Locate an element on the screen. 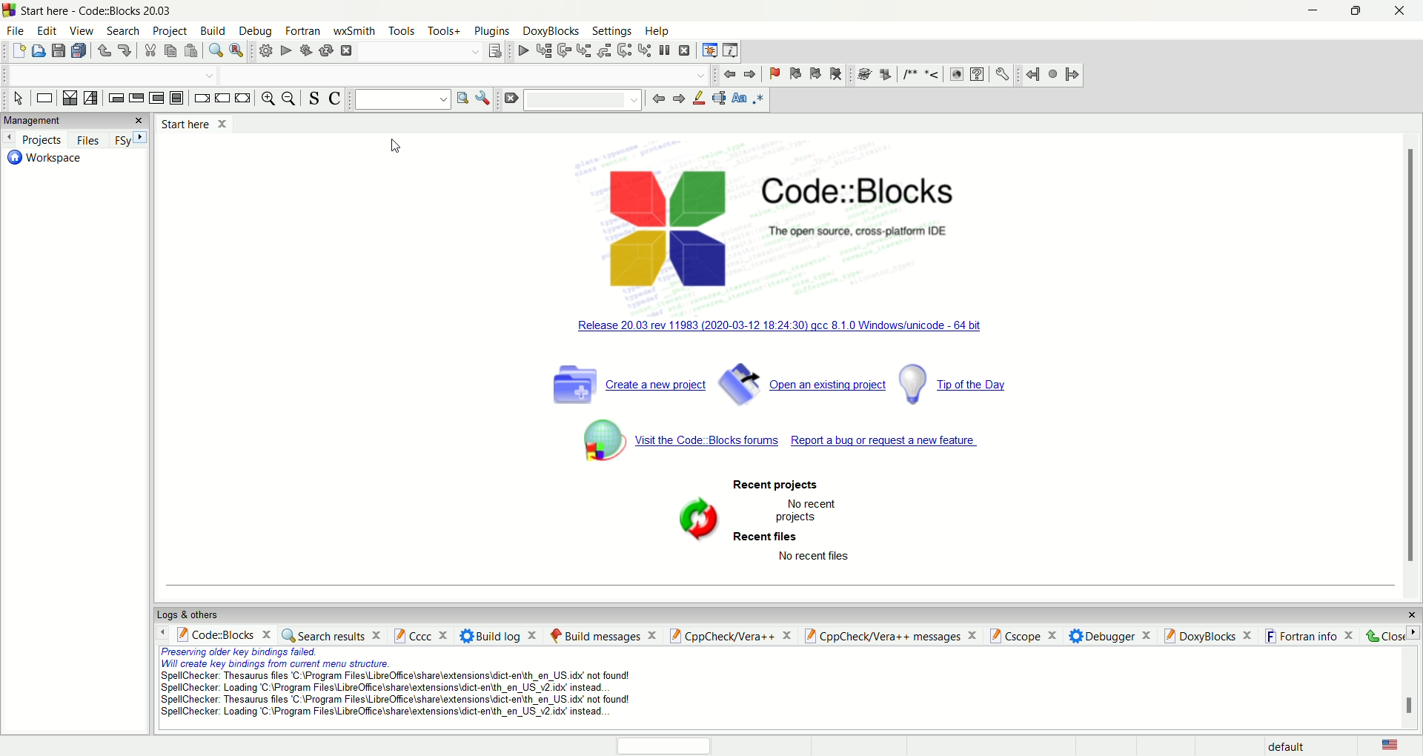  step out is located at coordinates (606, 51).